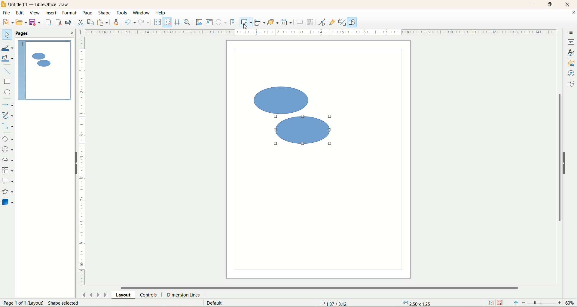 The height and width of the screenshot is (307, 577). I want to click on last page, so click(108, 295).